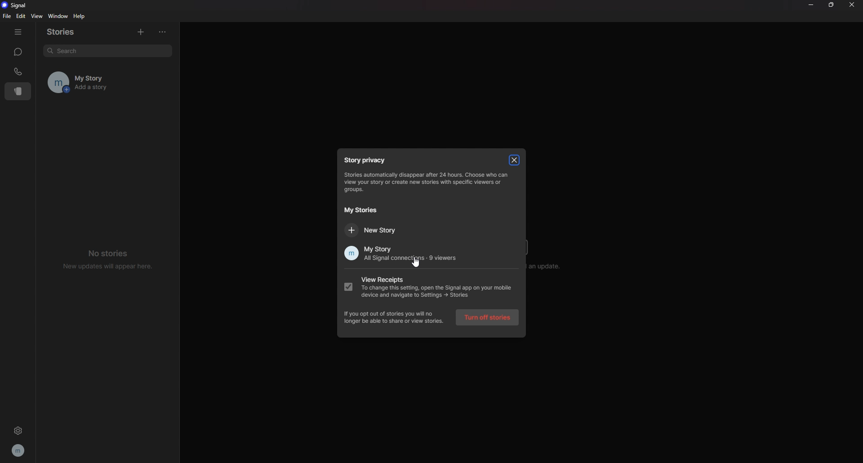  I want to click on close, so click(852, 4).